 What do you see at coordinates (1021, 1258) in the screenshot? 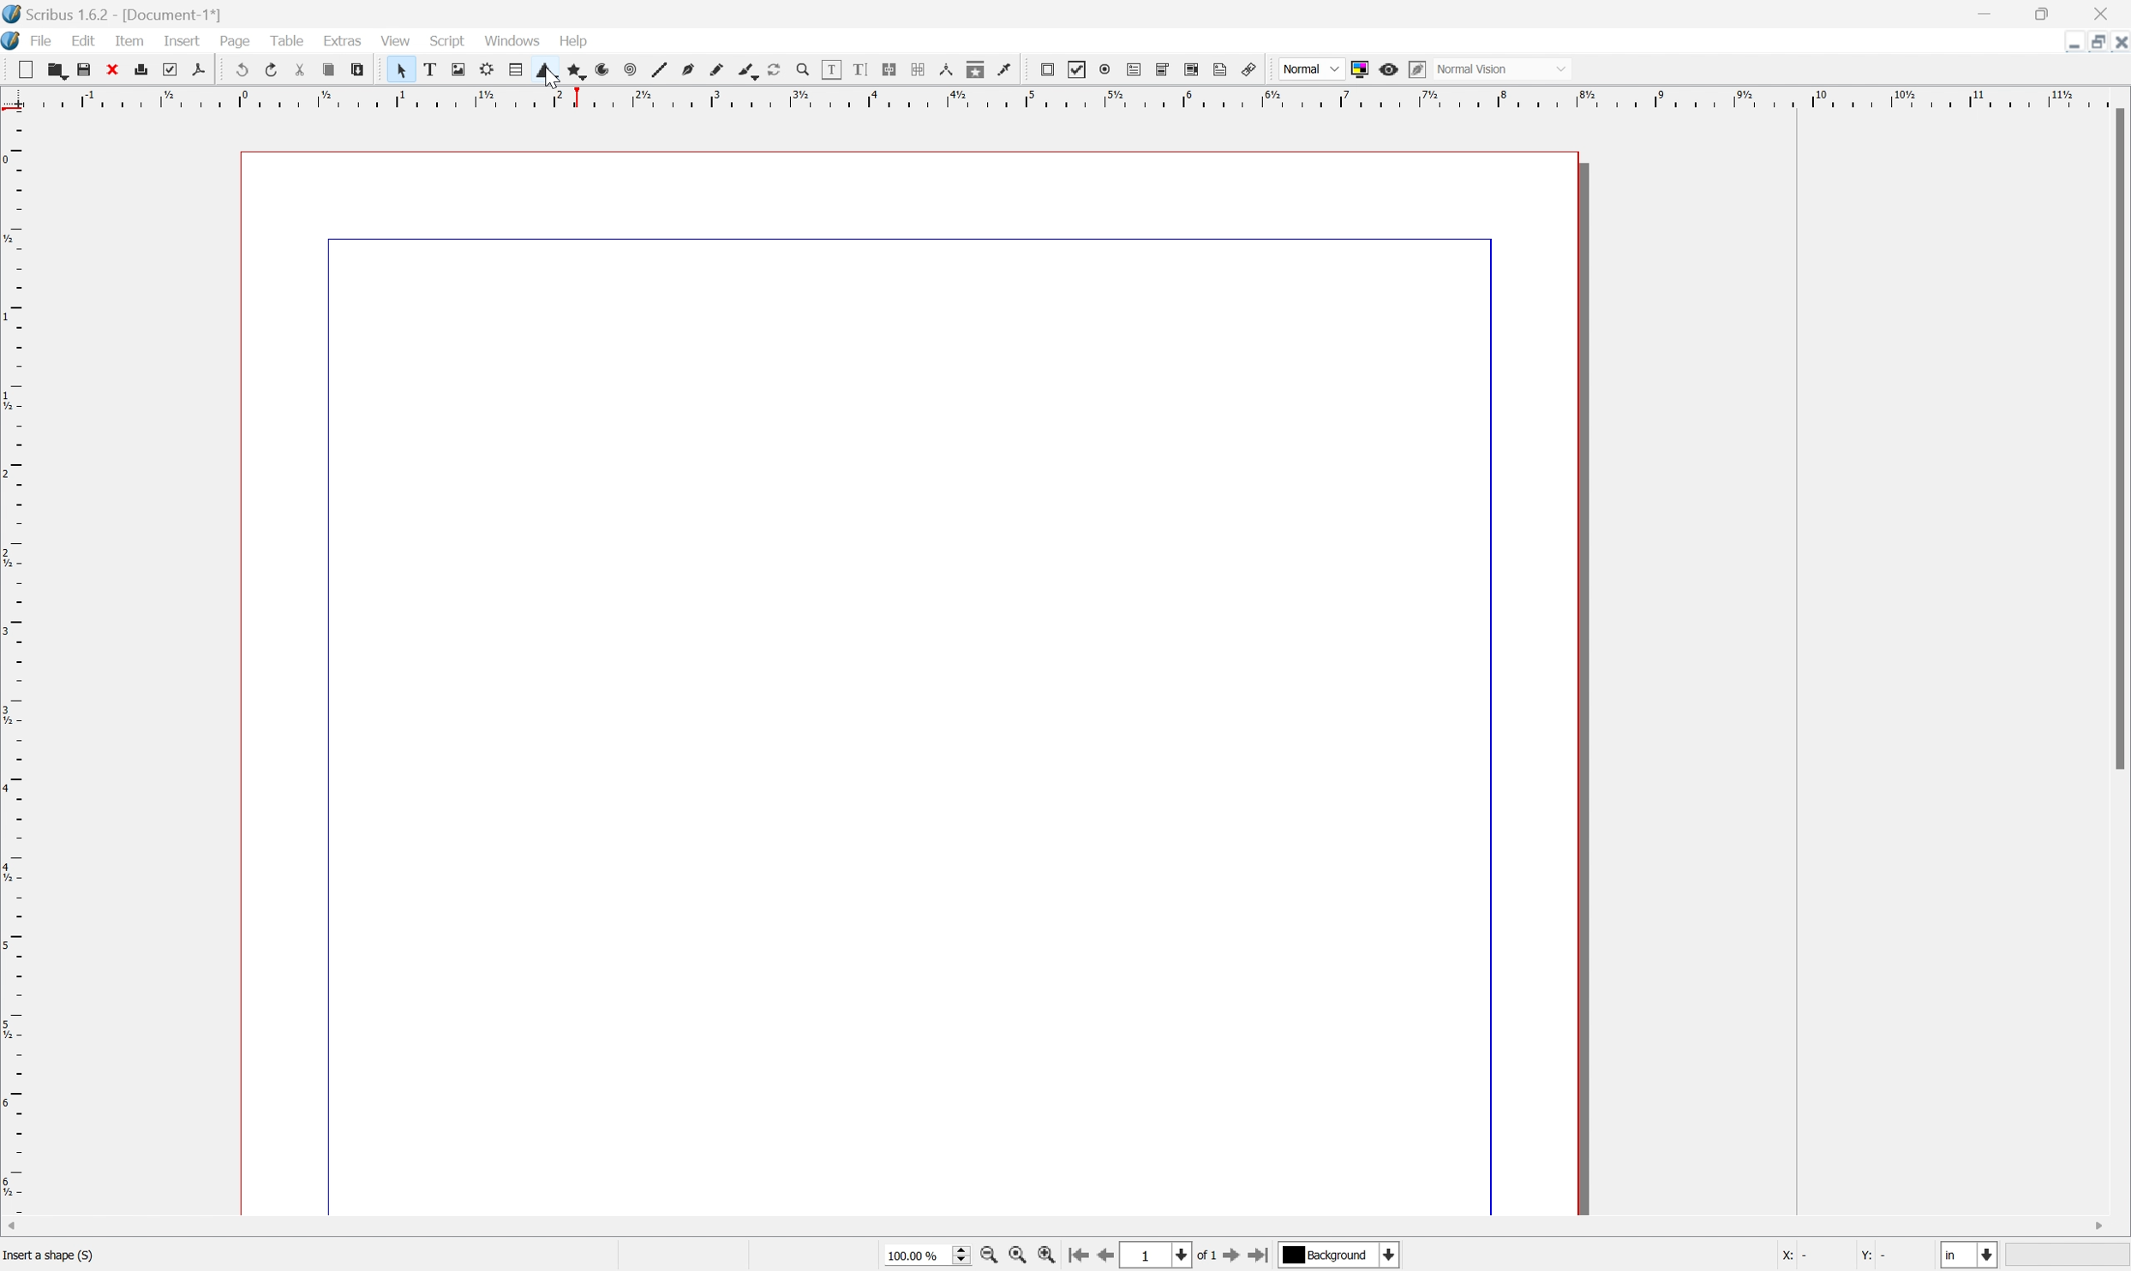
I see `Zoom to 100%` at bounding box center [1021, 1258].